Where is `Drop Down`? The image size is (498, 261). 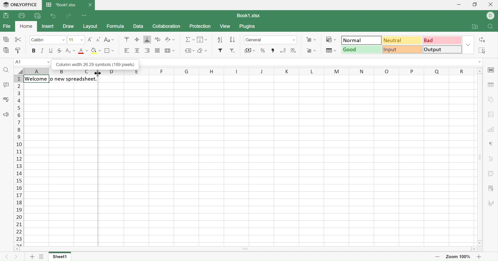 Drop Down is located at coordinates (479, 62).